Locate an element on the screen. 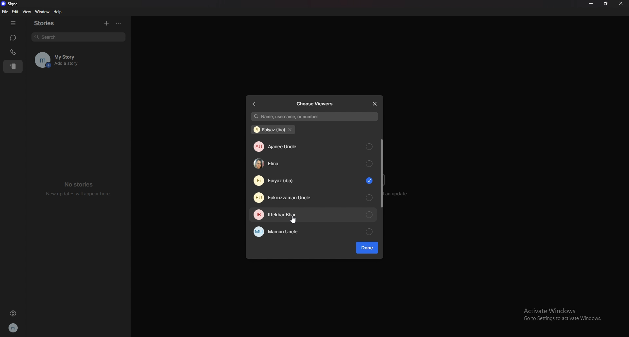 The image size is (629, 337). close is located at coordinates (620, 4).